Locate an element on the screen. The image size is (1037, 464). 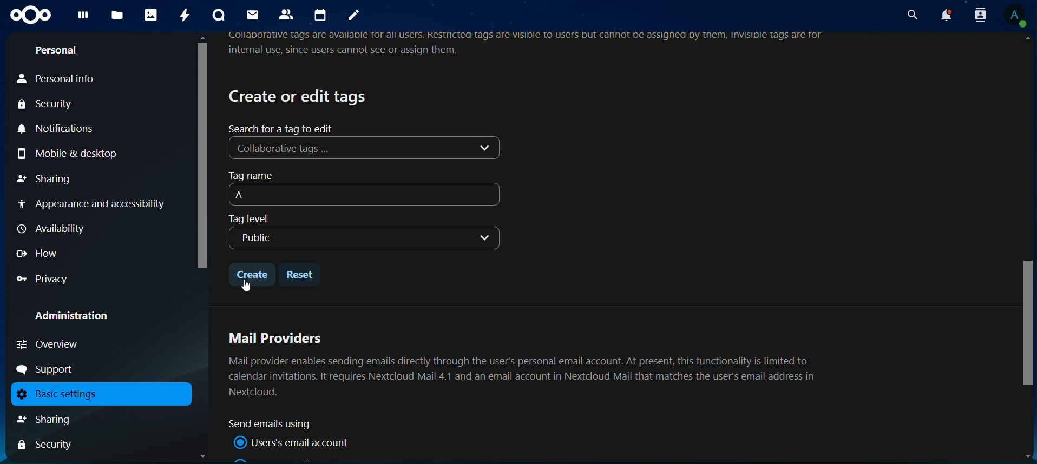
flow is located at coordinates (39, 253).